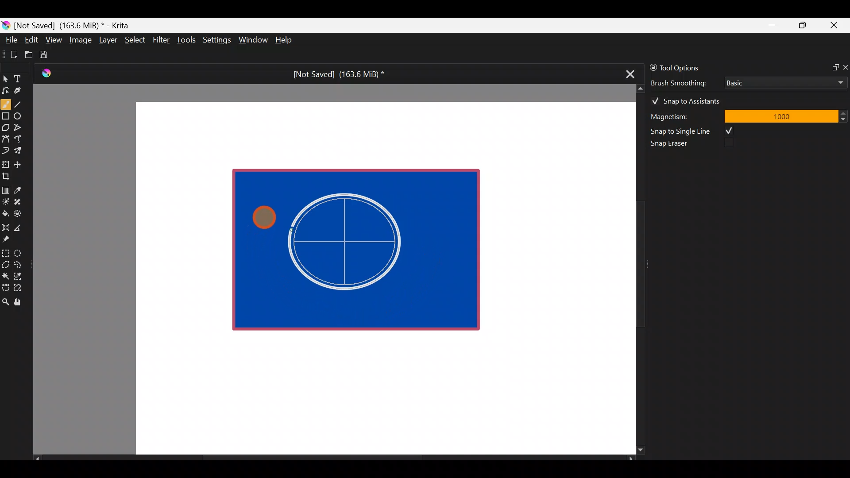 The width and height of the screenshot is (850, 478). Describe the element at coordinates (6, 90) in the screenshot. I see `Edit shapes tool` at that location.